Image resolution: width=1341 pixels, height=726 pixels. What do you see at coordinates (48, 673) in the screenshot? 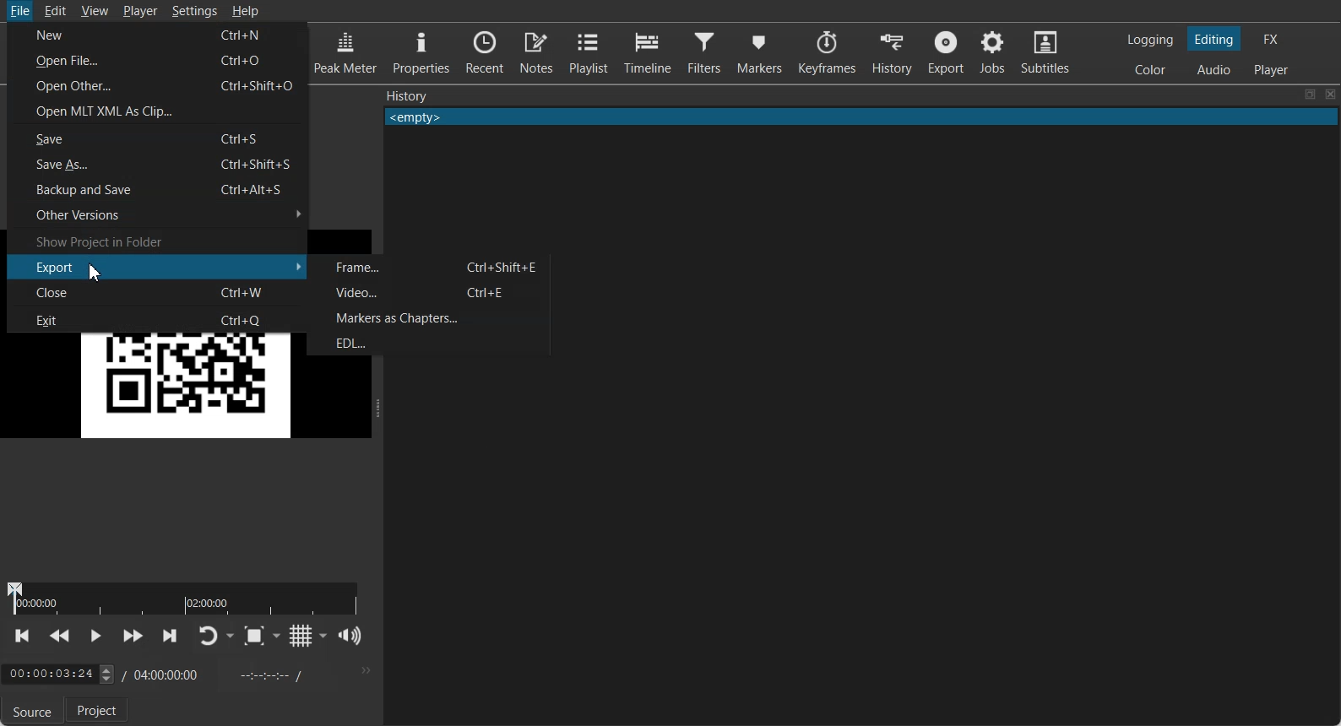
I see `Time` at bounding box center [48, 673].